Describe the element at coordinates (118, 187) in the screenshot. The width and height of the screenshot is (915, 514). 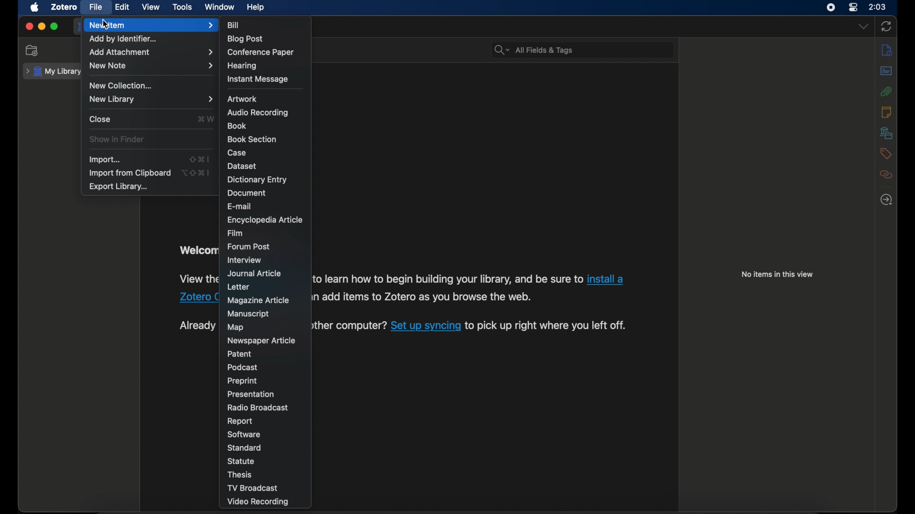
I see `export library` at that location.